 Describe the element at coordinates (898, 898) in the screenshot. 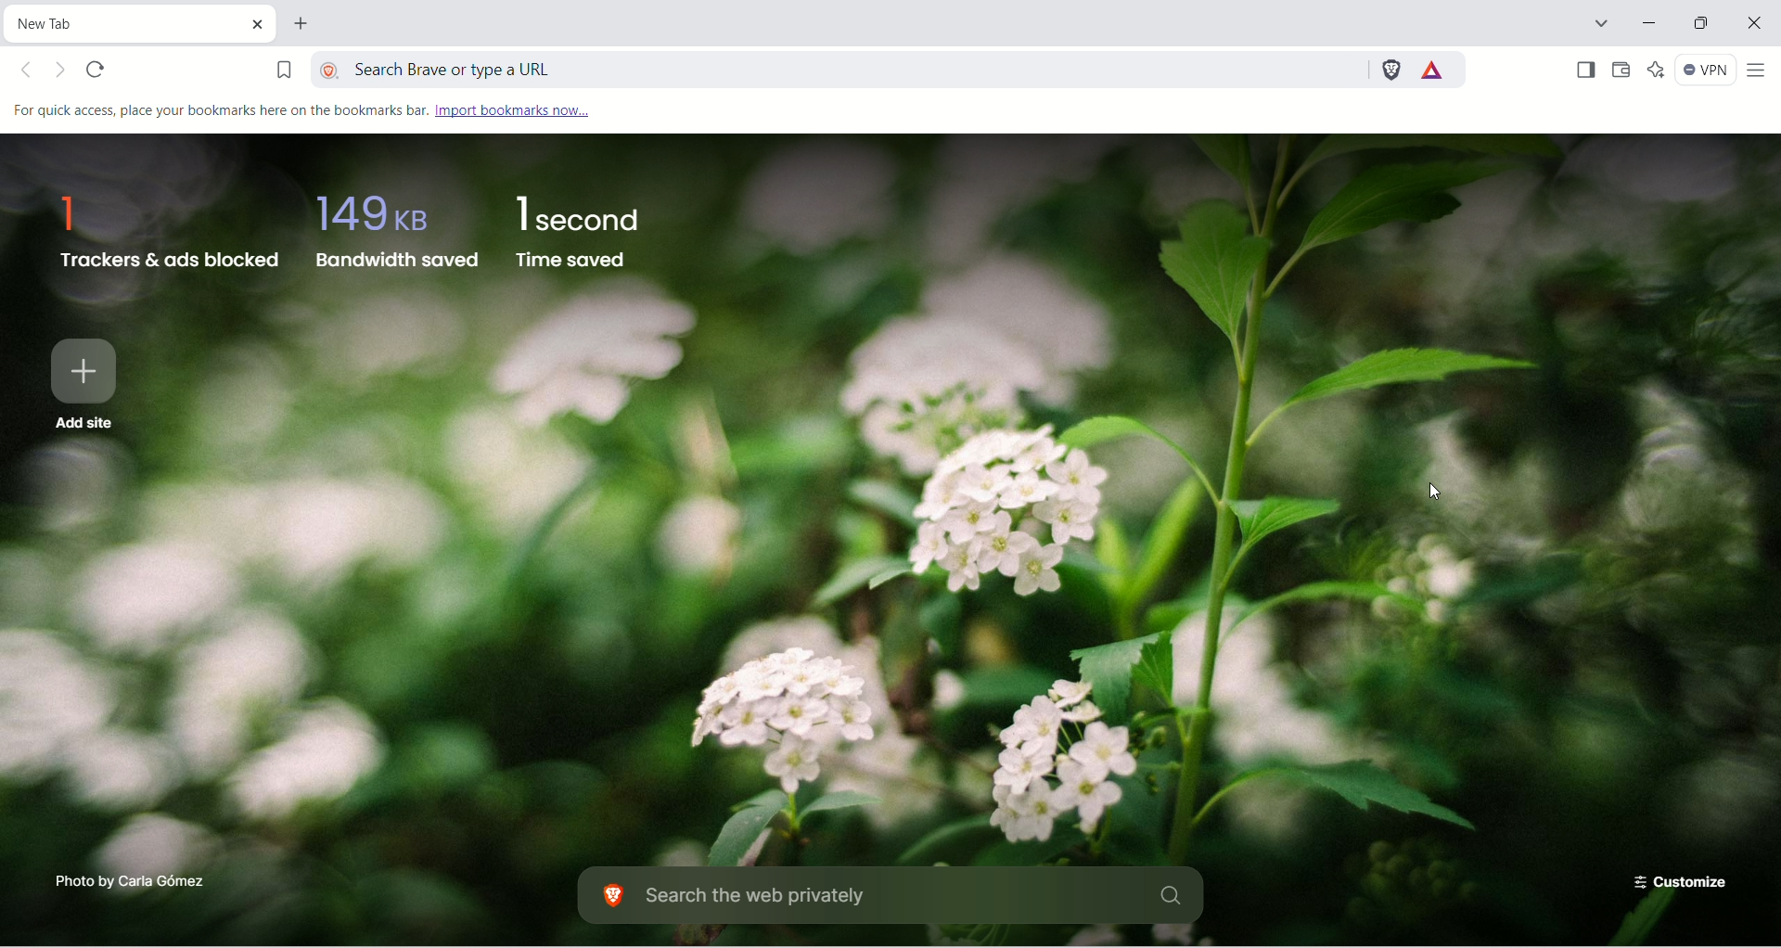

I see `search the web privately` at that location.